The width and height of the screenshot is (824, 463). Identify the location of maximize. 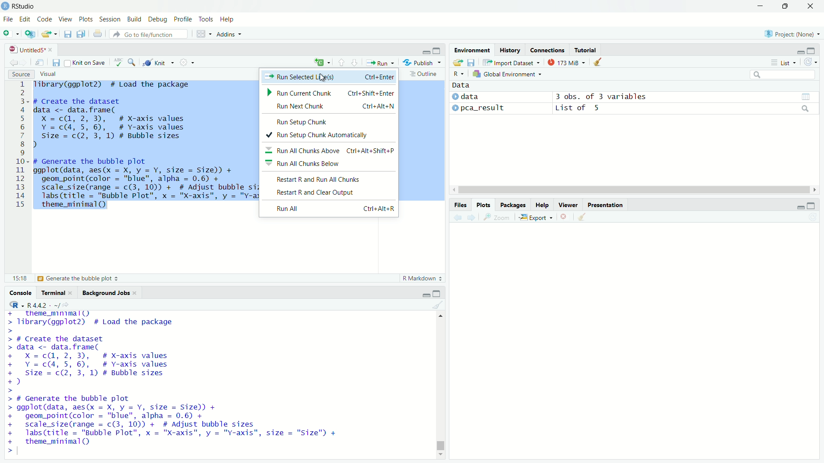
(437, 293).